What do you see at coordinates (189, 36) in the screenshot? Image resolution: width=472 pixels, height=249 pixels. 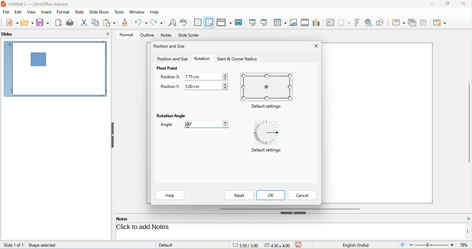 I see `slide sorter` at bounding box center [189, 36].